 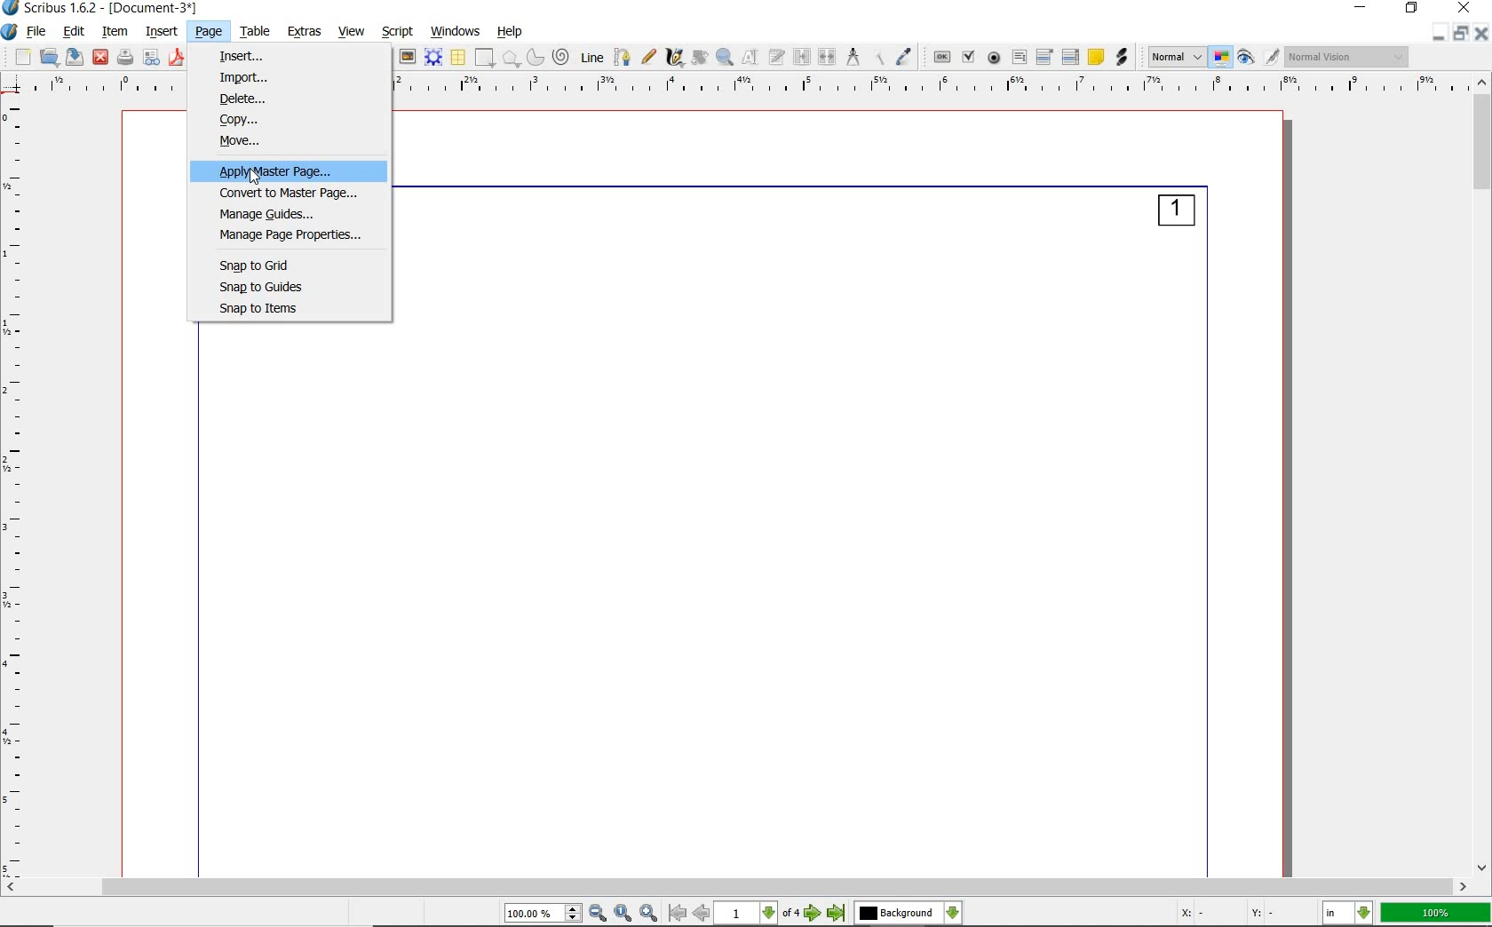 What do you see at coordinates (407, 59) in the screenshot?
I see `image frame` at bounding box center [407, 59].